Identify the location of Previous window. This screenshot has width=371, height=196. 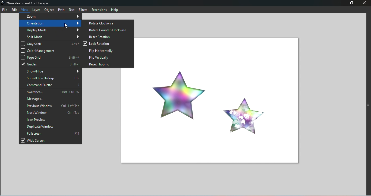
(50, 106).